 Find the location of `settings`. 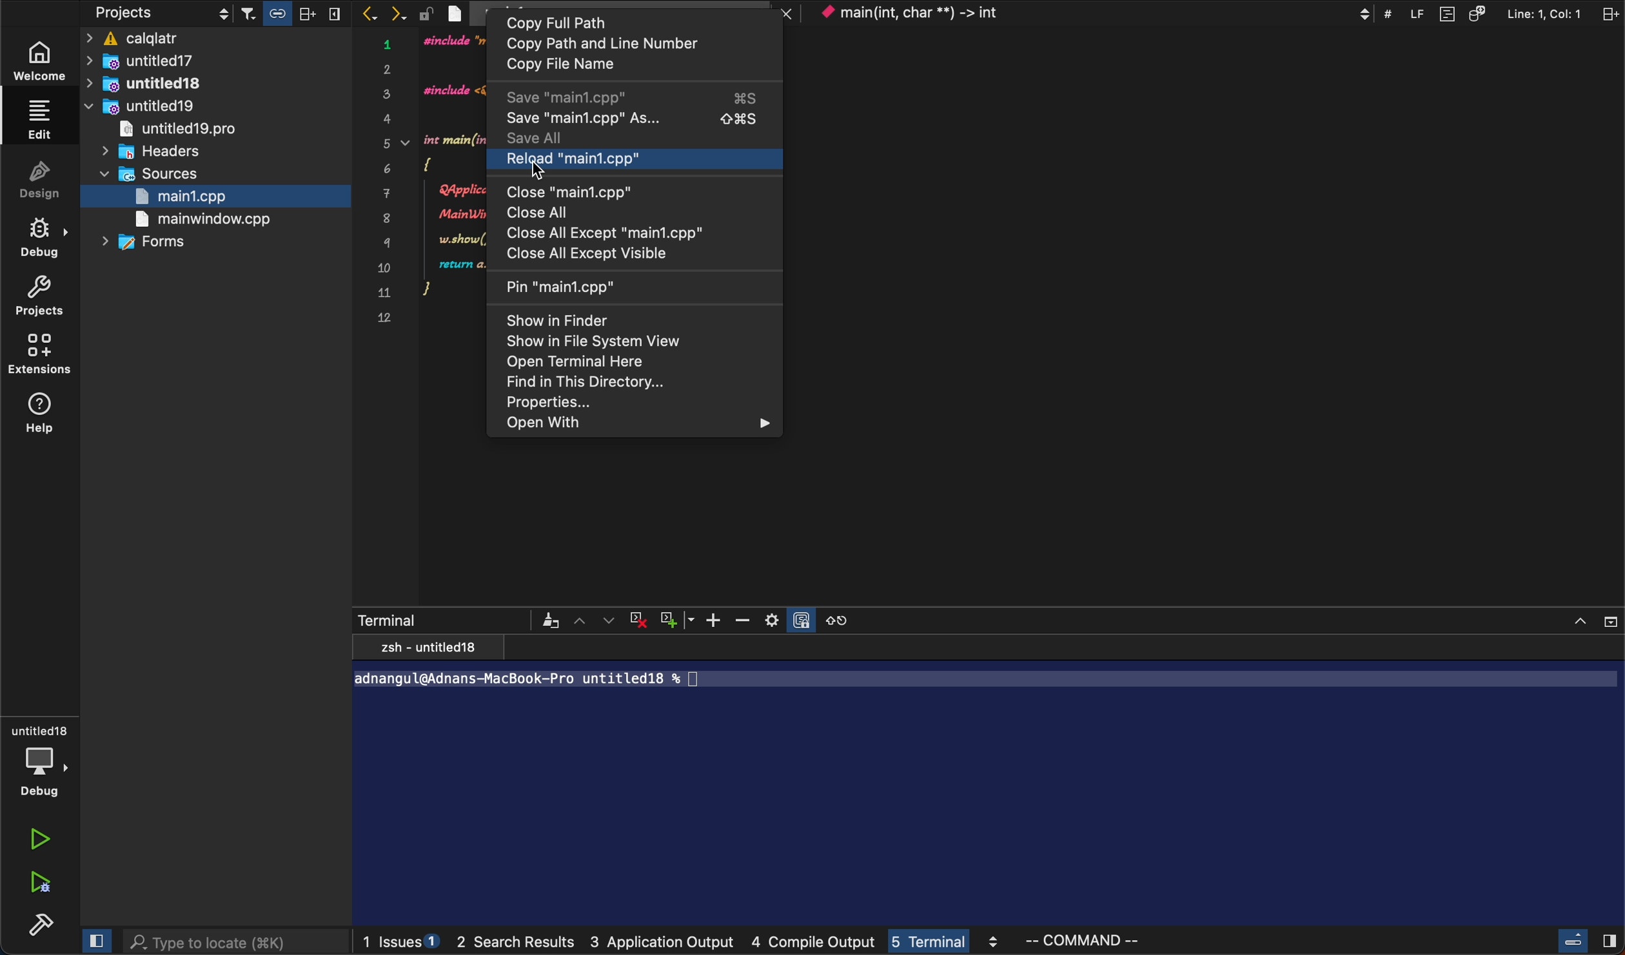

settings is located at coordinates (791, 620).